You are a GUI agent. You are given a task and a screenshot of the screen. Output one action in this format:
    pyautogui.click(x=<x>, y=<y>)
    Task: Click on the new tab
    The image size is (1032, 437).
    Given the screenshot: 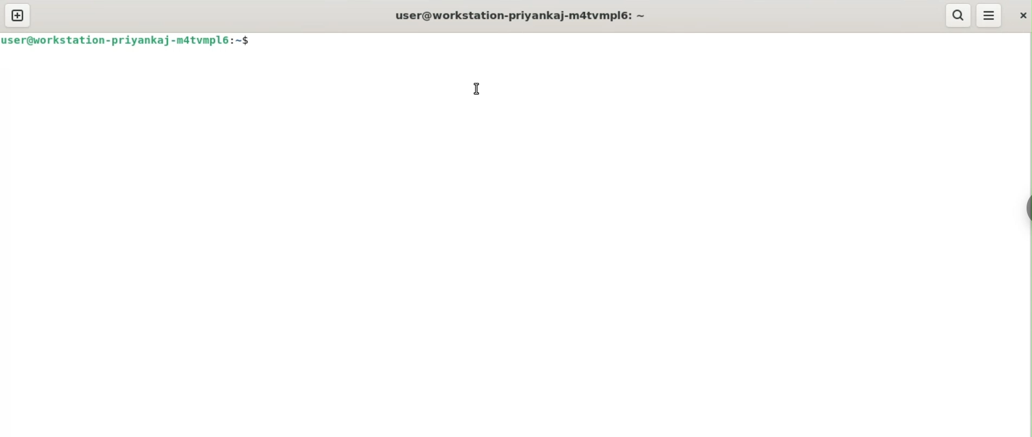 What is the action you would take?
    pyautogui.click(x=17, y=15)
    